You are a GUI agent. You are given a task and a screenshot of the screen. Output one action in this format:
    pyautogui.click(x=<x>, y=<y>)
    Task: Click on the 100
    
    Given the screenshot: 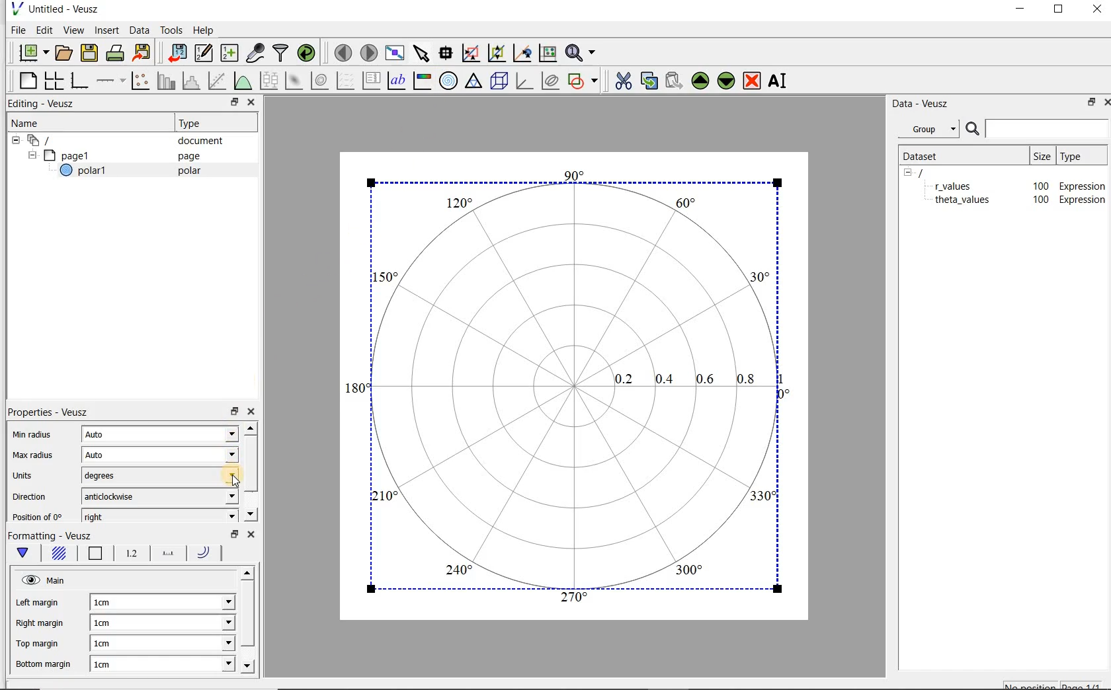 What is the action you would take?
    pyautogui.click(x=1037, y=184)
    